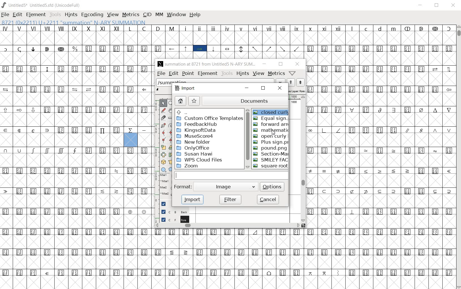 The height and width of the screenshot is (289, 461). What do you see at coordinates (163, 103) in the screenshot?
I see `POINTER` at bounding box center [163, 103].